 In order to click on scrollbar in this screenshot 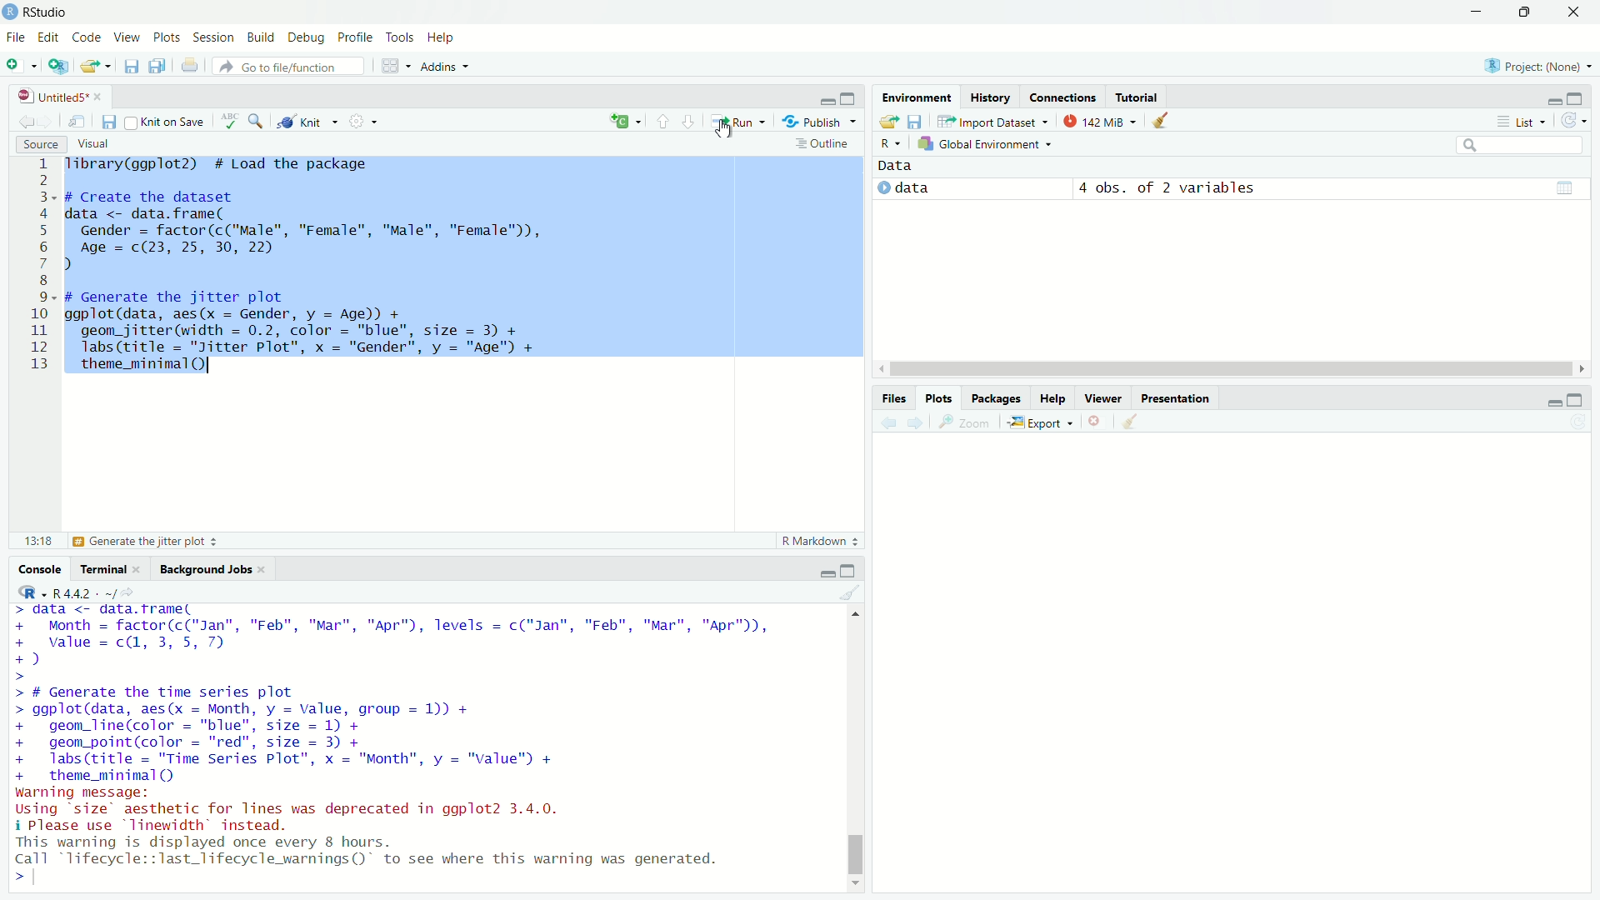, I will do `click(1232, 371)`.